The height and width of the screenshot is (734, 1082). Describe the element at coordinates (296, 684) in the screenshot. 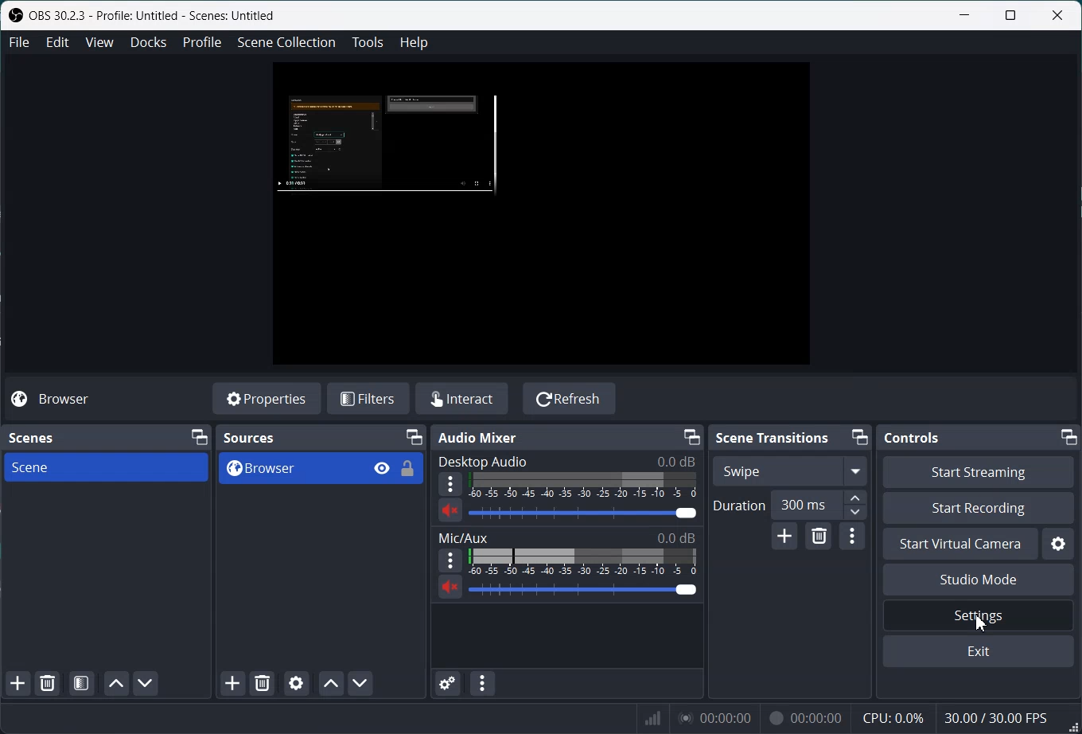

I see `Open source Properties` at that location.